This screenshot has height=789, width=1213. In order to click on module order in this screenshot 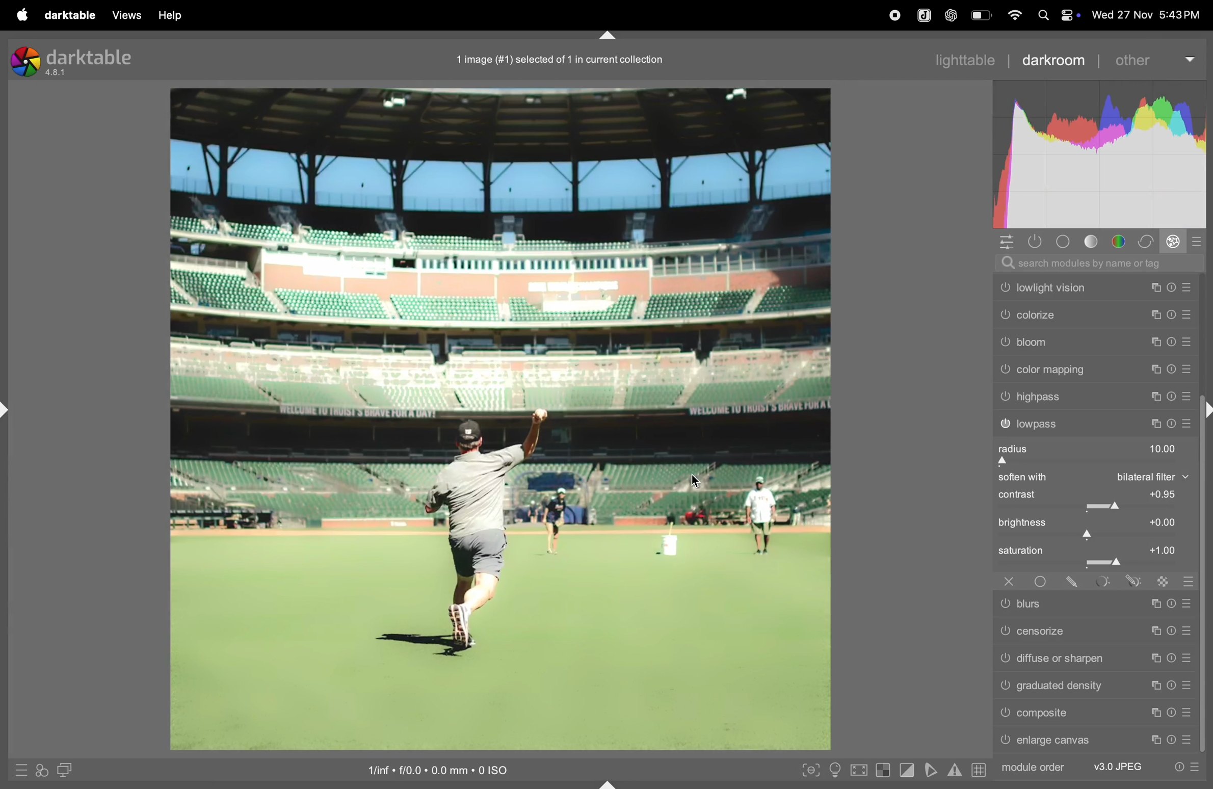, I will do `click(1100, 766)`.